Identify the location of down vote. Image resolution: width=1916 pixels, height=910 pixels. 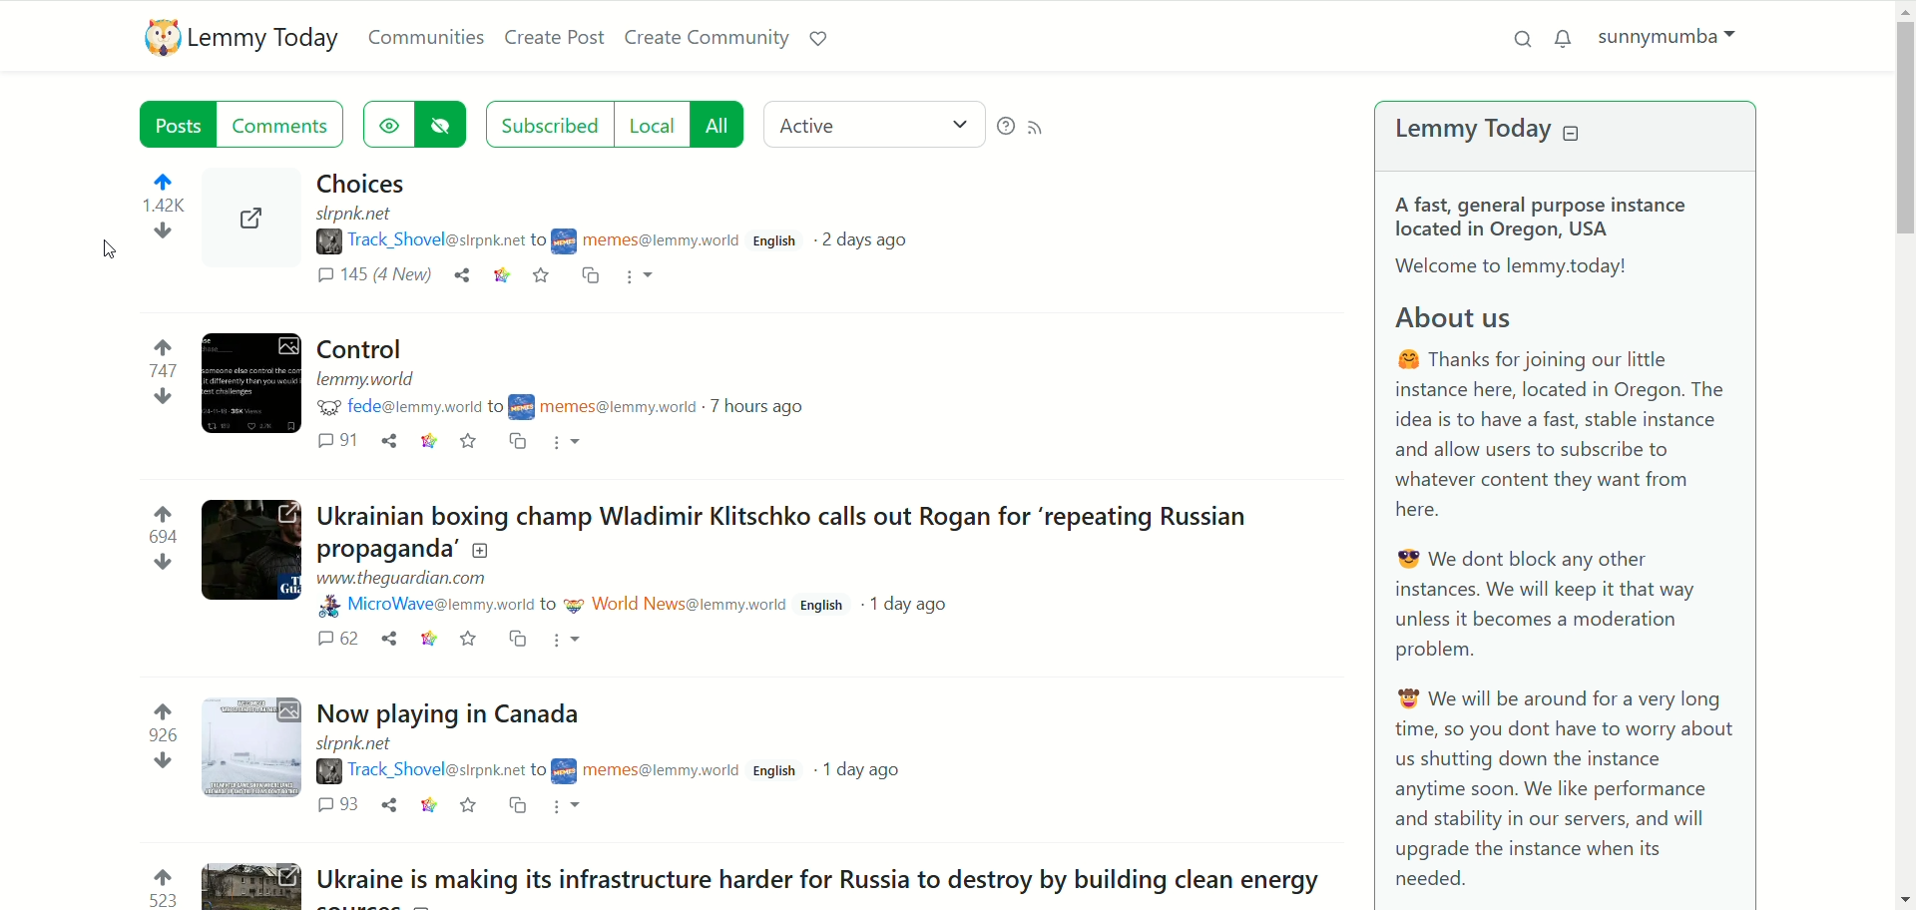
(158, 233).